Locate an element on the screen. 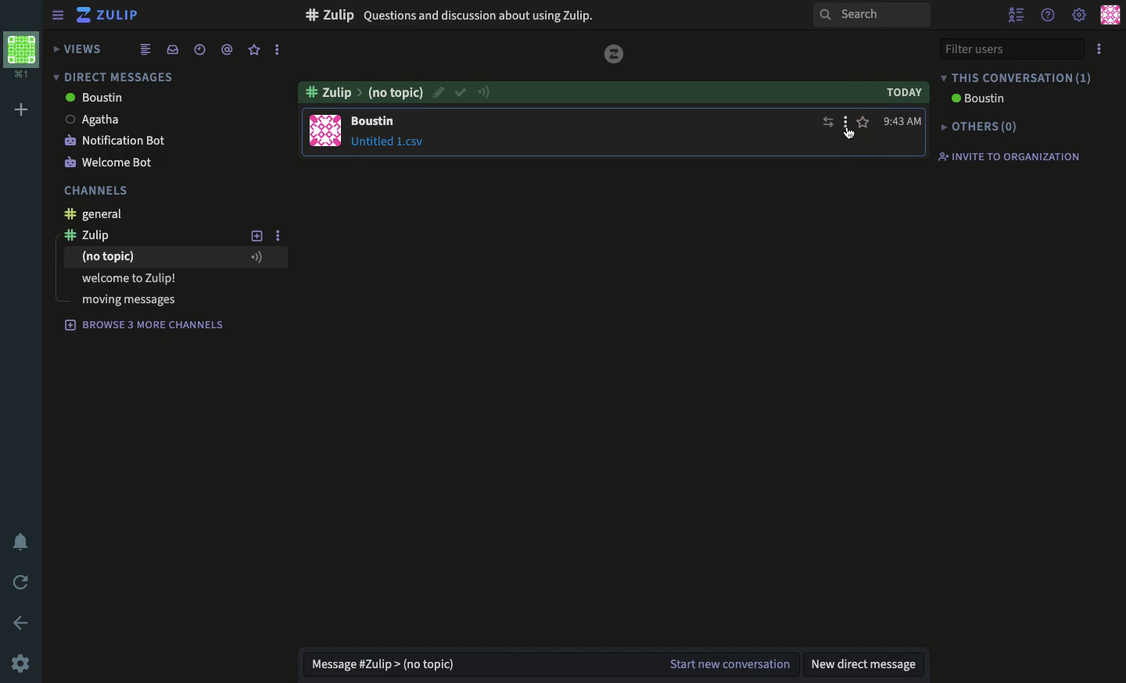 This screenshot has width=1126, height=683. general is located at coordinates (99, 214).